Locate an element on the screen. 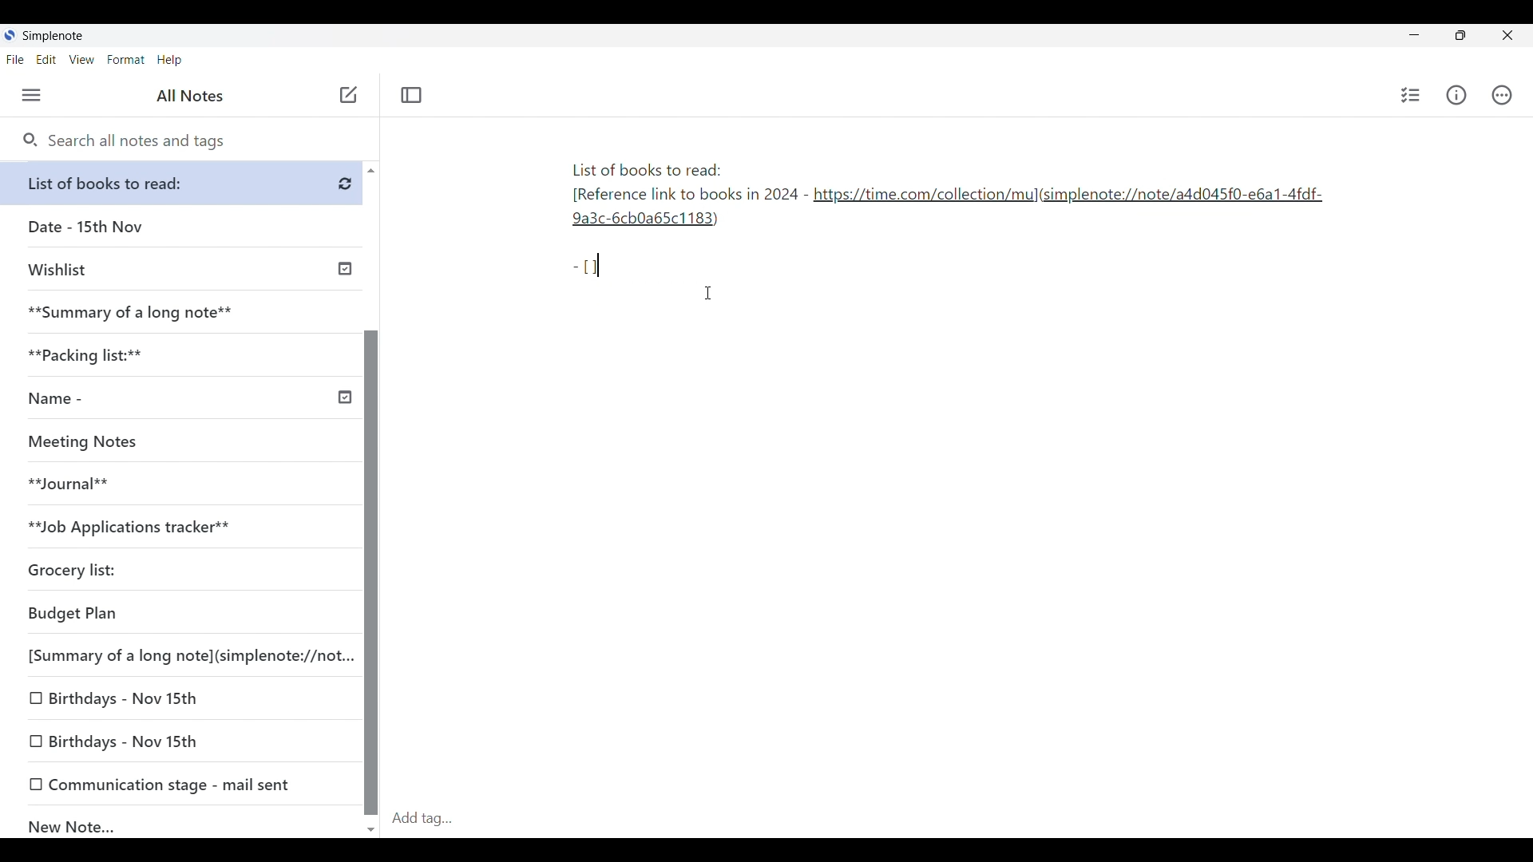  Close is located at coordinates (1508, 36).